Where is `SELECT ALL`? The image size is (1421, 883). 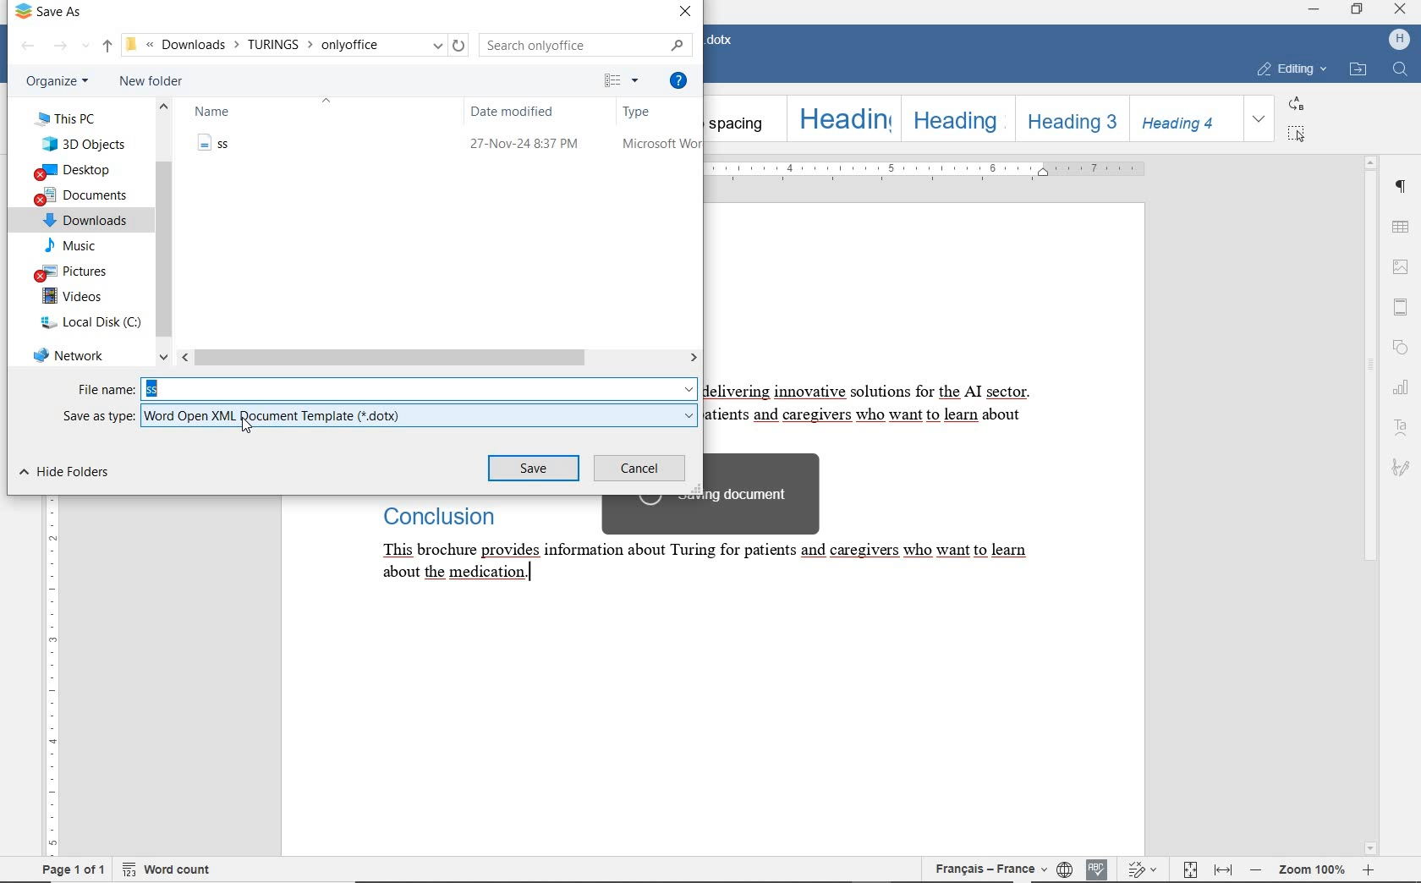
SELECT ALL is located at coordinates (1297, 134).